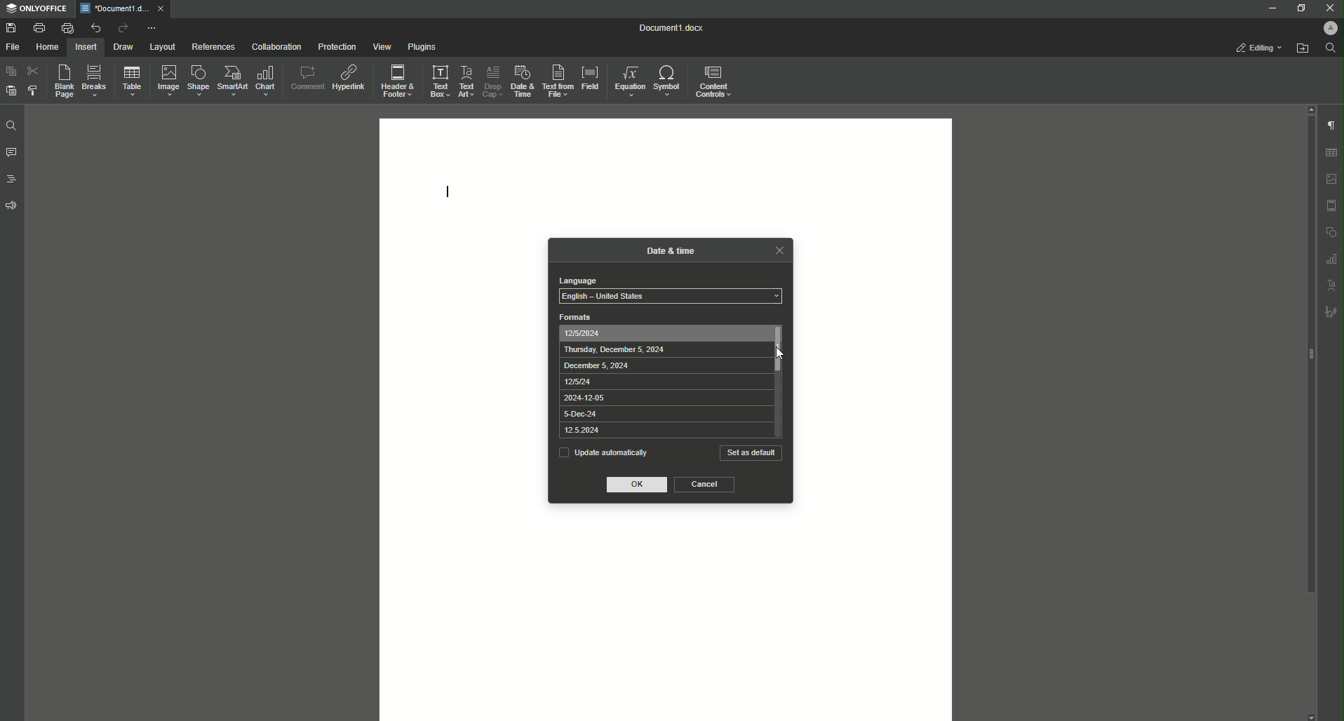  Describe the element at coordinates (11, 178) in the screenshot. I see `Headings` at that location.